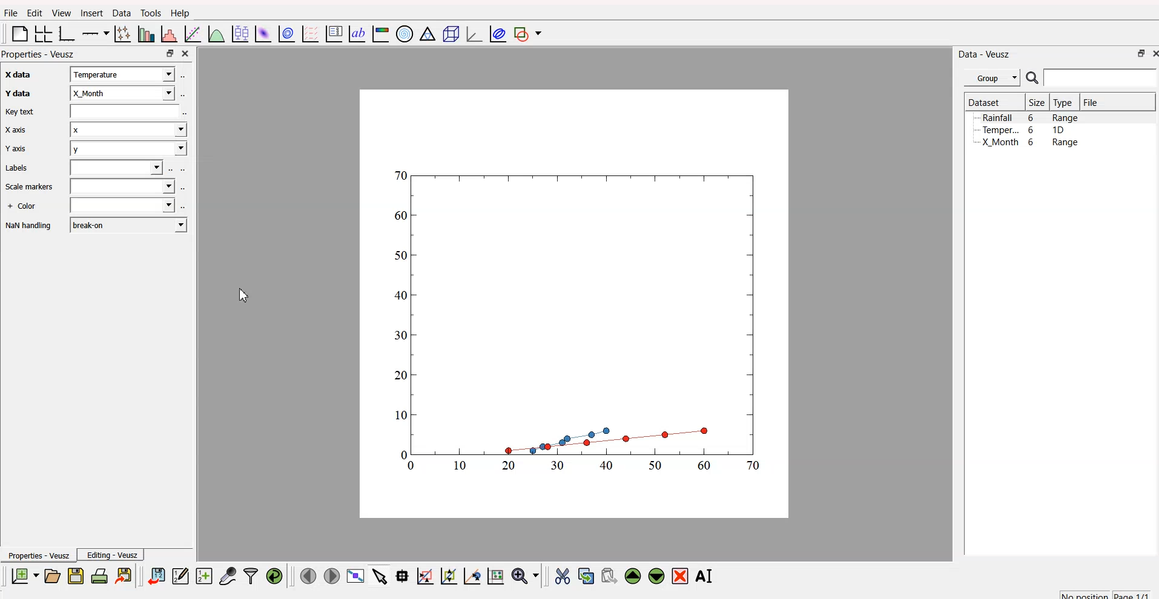 Image resolution: width=1159 pixels, height=599 pixels. Describe the element at coordinates (446, 576) in the screenshot. I see `draw points` at that location.